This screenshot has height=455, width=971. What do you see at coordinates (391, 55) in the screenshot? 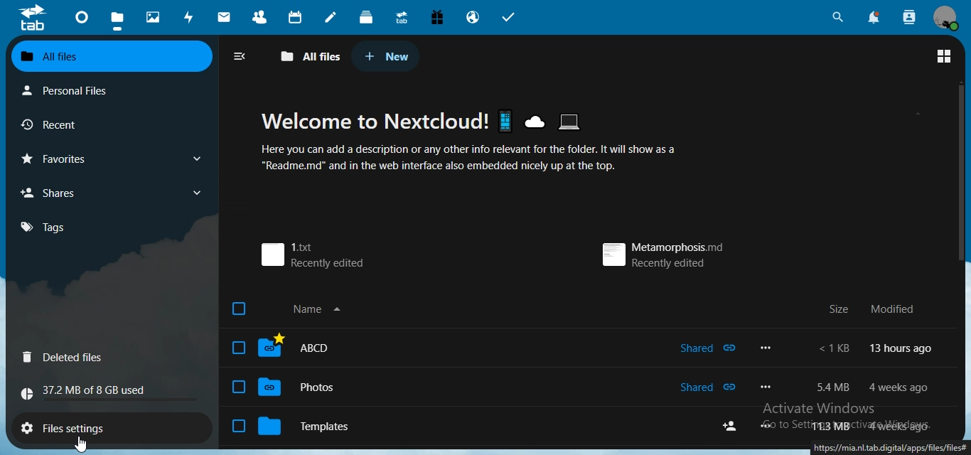
I see `new` at bounding box center [391, 55].